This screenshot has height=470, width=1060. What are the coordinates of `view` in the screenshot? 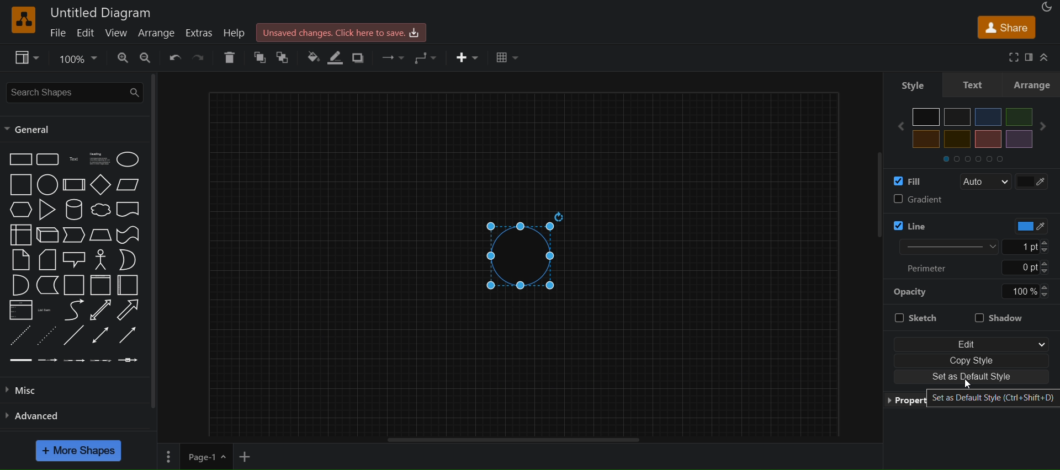 It's located at (28, 58).